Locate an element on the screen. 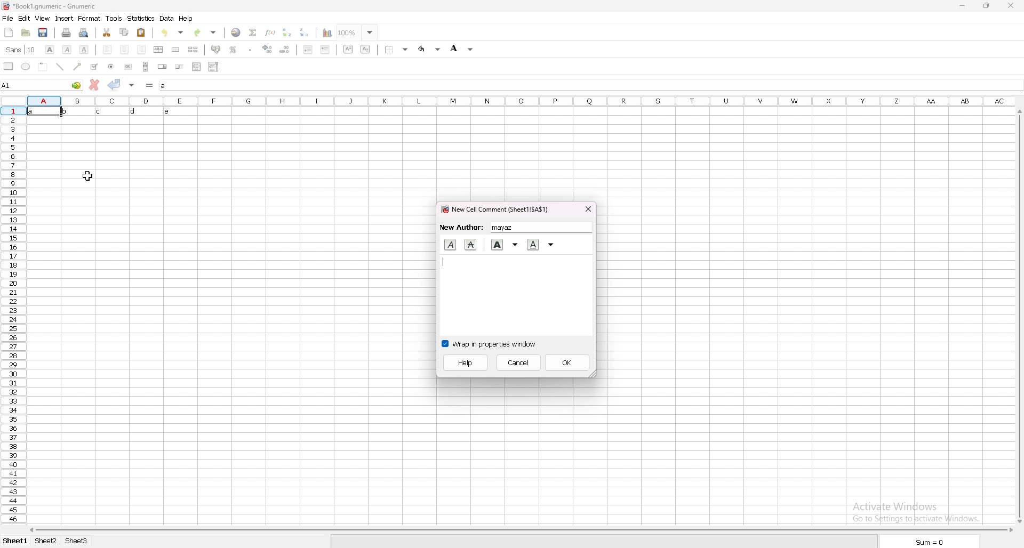 The height and width of the screenshot is (548, 1024). sort ascending is located at coordinates (287, 33).